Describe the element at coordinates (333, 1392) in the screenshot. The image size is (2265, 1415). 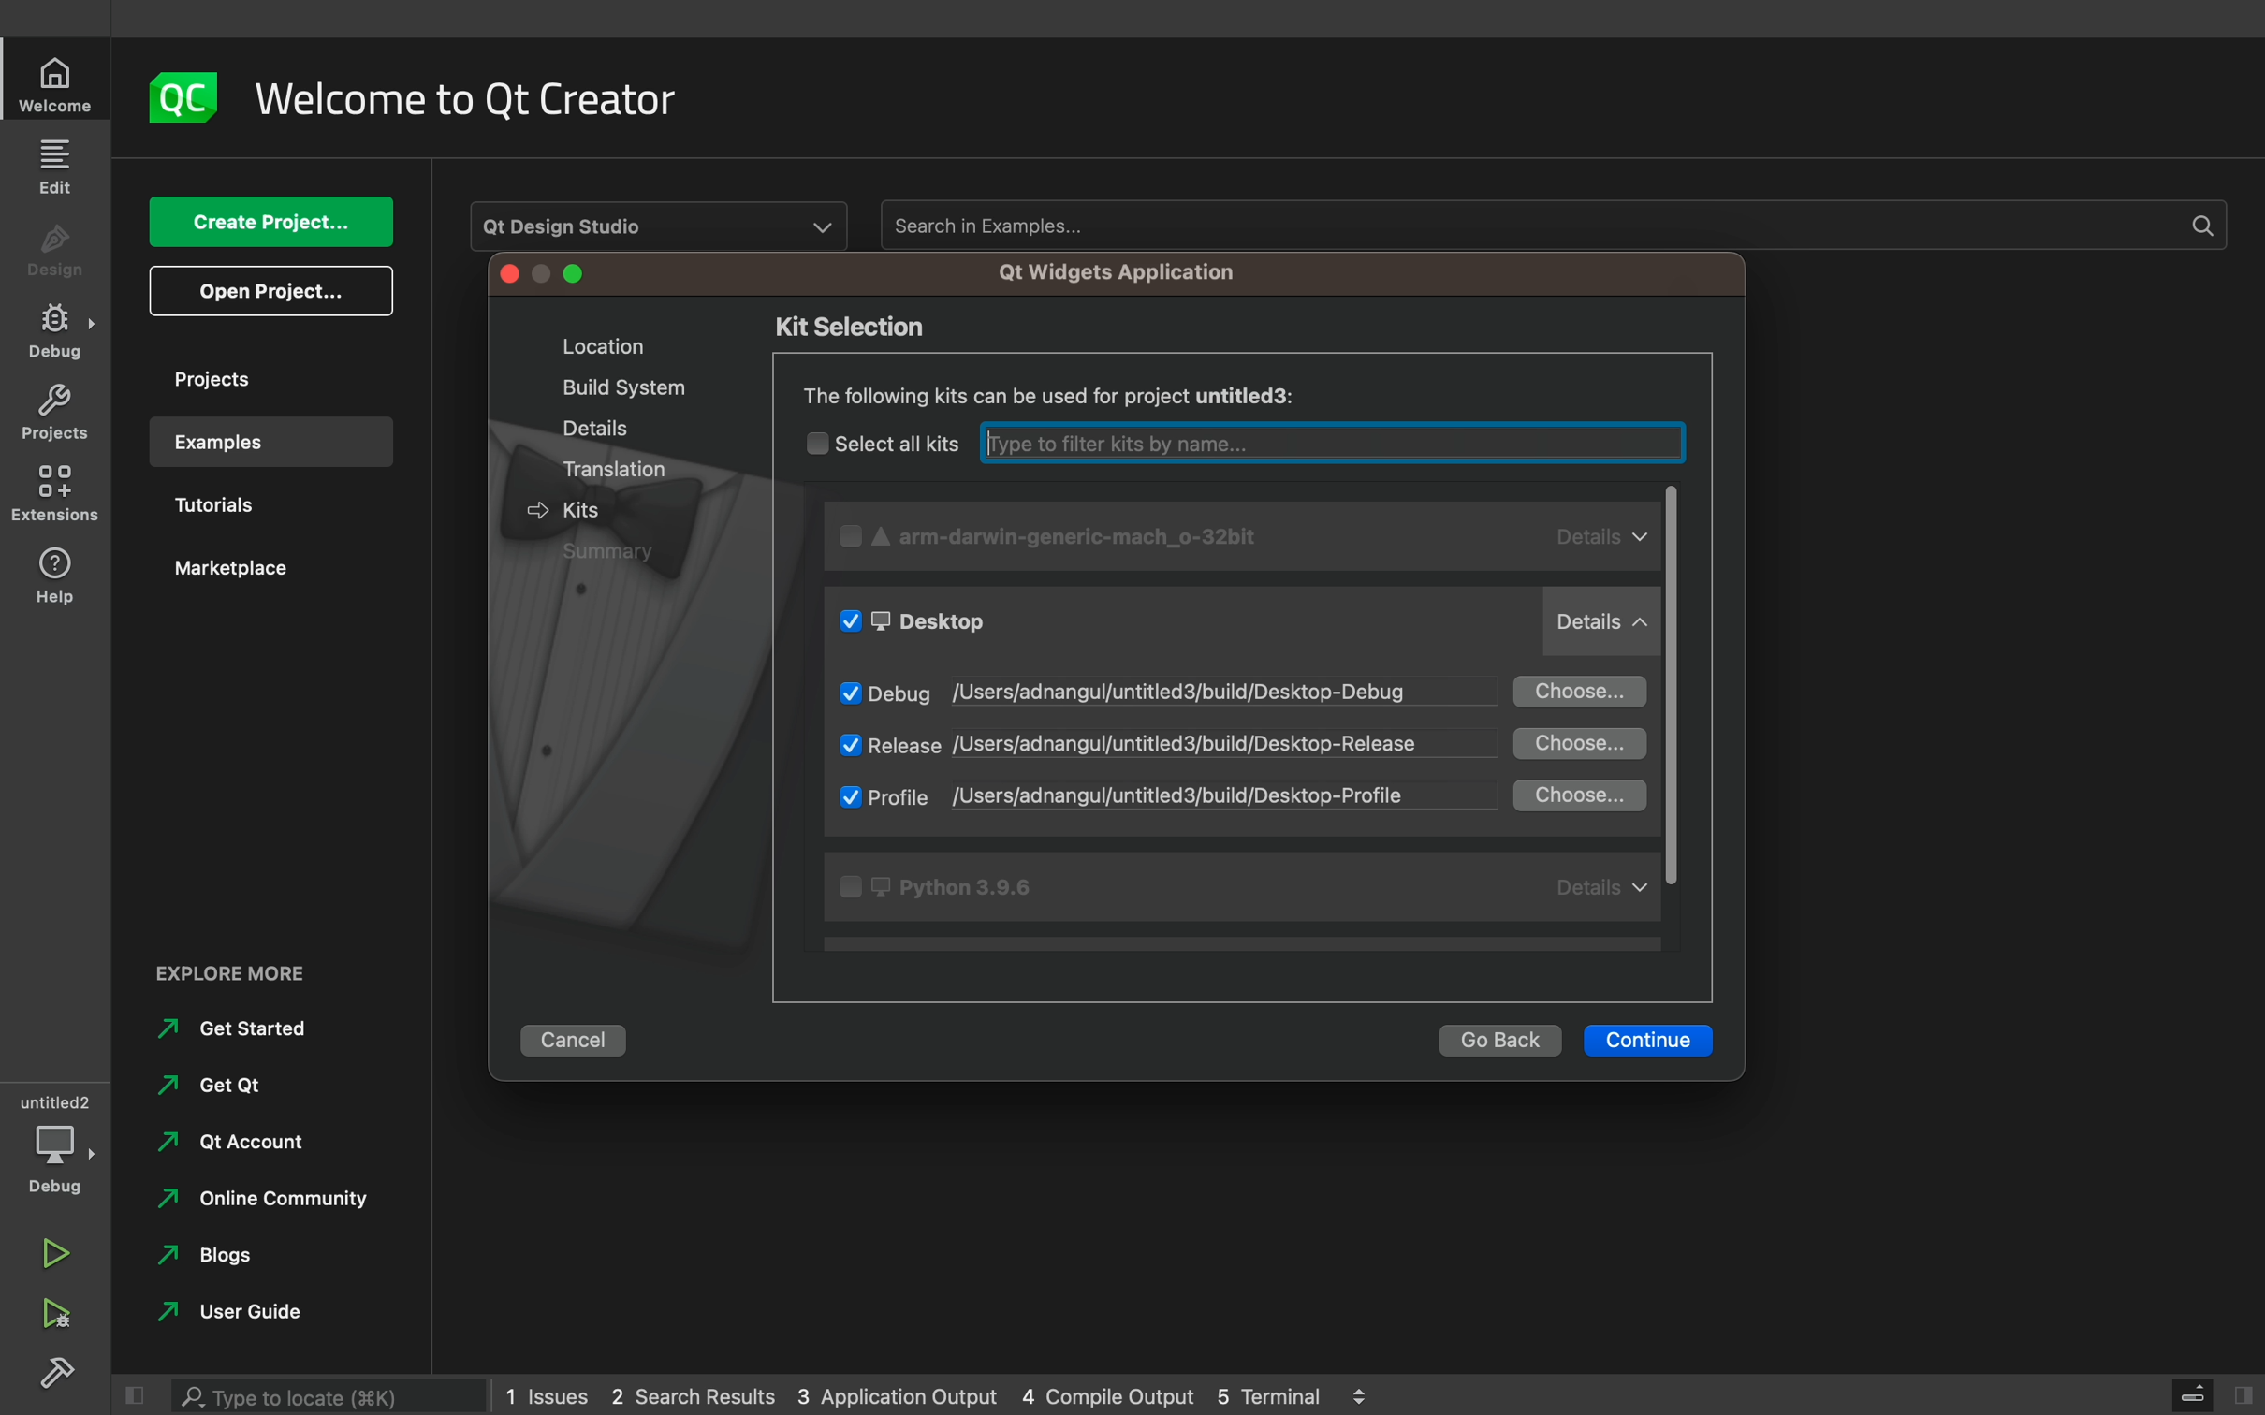
I see `serachbar` at that location.